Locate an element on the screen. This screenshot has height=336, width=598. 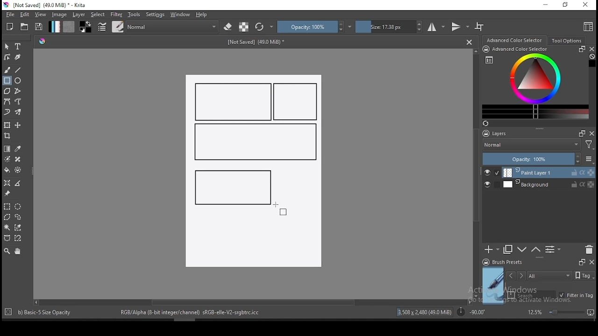
similar color selection tool is located at coordinates (19, 227).